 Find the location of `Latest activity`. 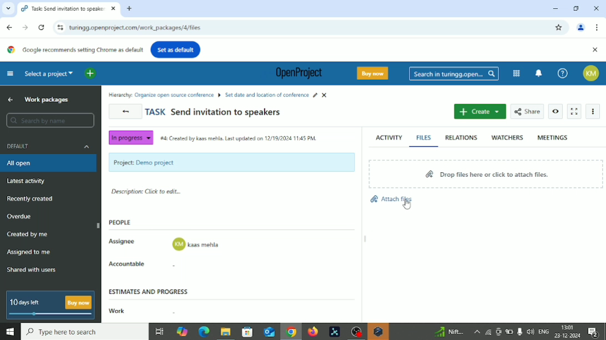

Latest activity is located at coordinates (27, 181).